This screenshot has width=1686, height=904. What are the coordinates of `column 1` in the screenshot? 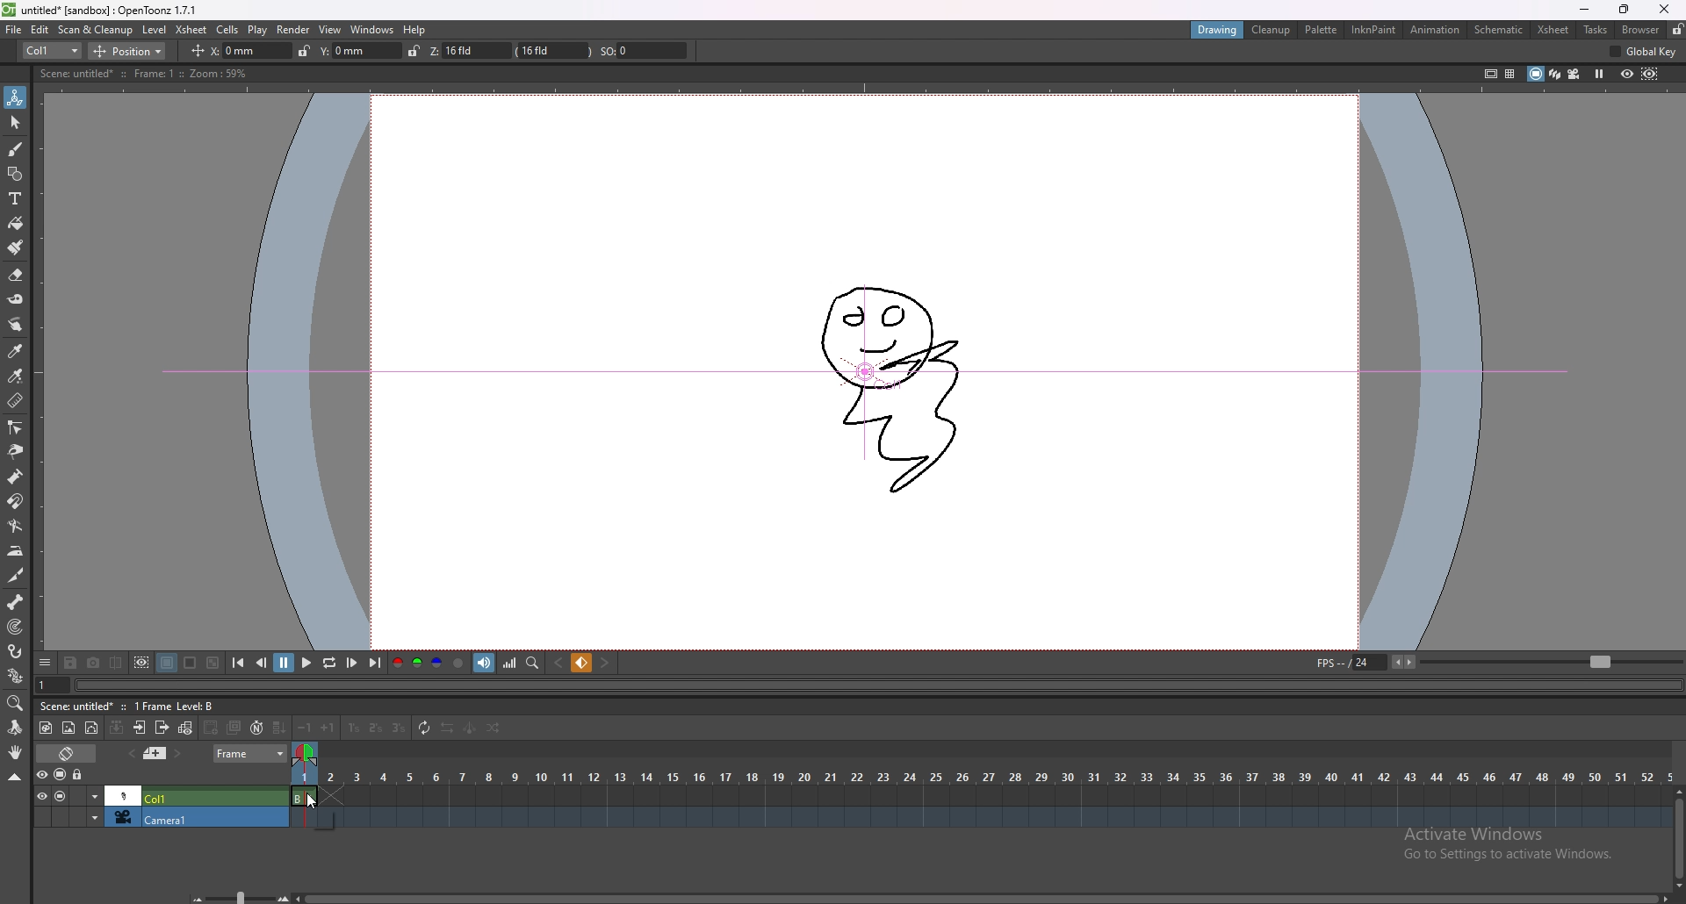 It's located at (159, 795).